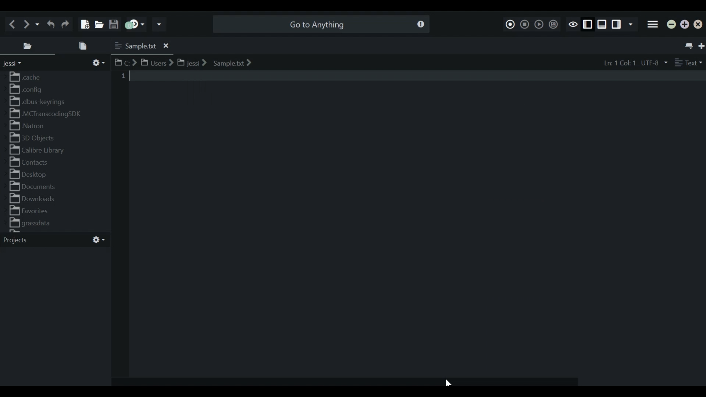  What do you see at coordinates (447, 383) in the screenshot?
I see `cursor` at bounding box center [447, 383].